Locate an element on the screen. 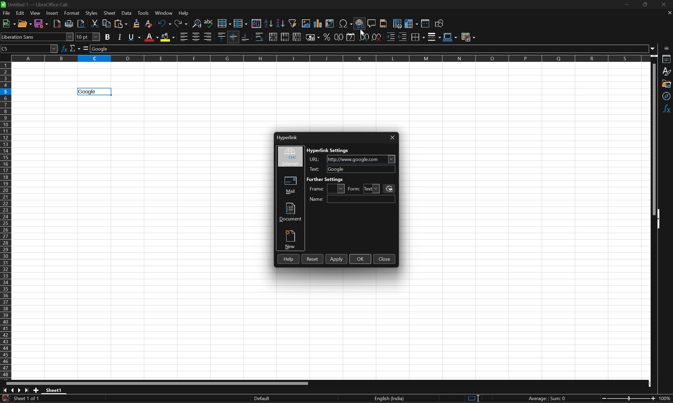 The height and width of the screenshot is (403, 673). Average: ; Sum: 0 is located at coordinates (548, 399).